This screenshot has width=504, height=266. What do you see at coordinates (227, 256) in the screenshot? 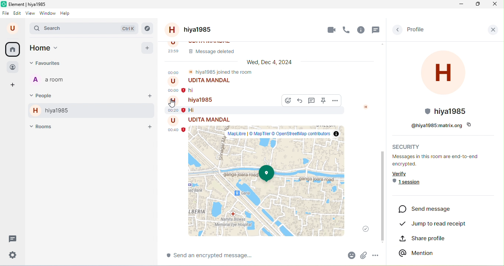
I see `send encrypted message` at bounding box center [227, 256].